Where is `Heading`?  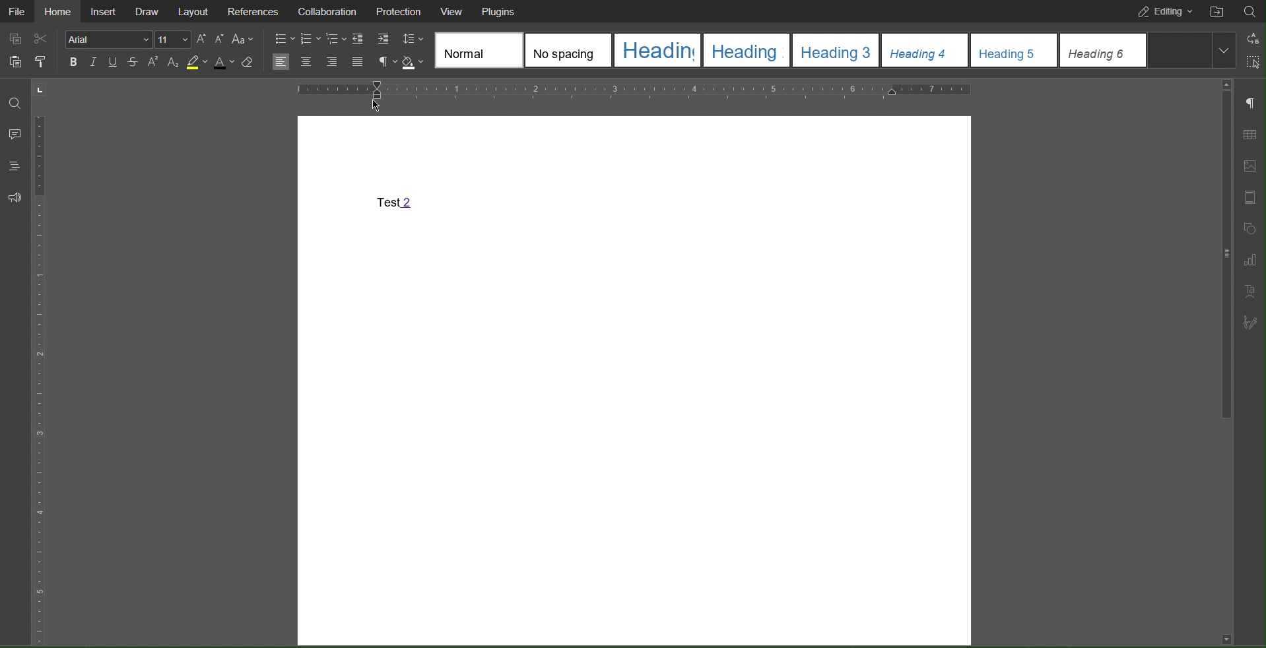 Heading is located at coordinates (13, 166).